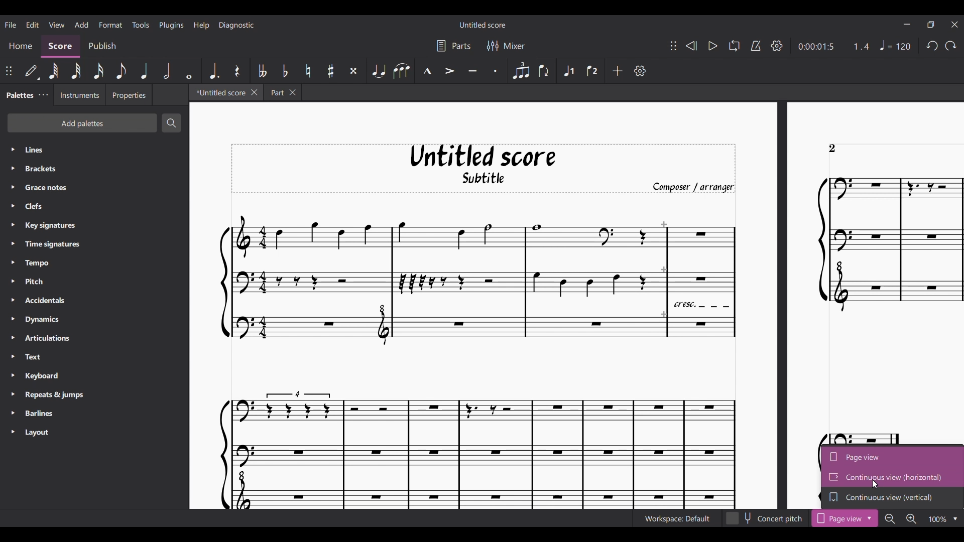 Image resolution: width=964 pixels, height=542 pixels. What do you see at coordinates (713, 46) in the screenshot?
I see `Play` at bounding box center [713, 46].